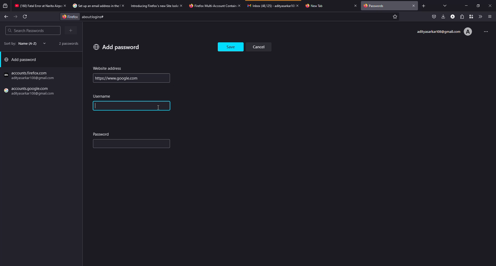 The height and width of the screenshot is (266, 496). Describe the element at coordinates (114, 106) in the screenshot. I see `type` at that location.